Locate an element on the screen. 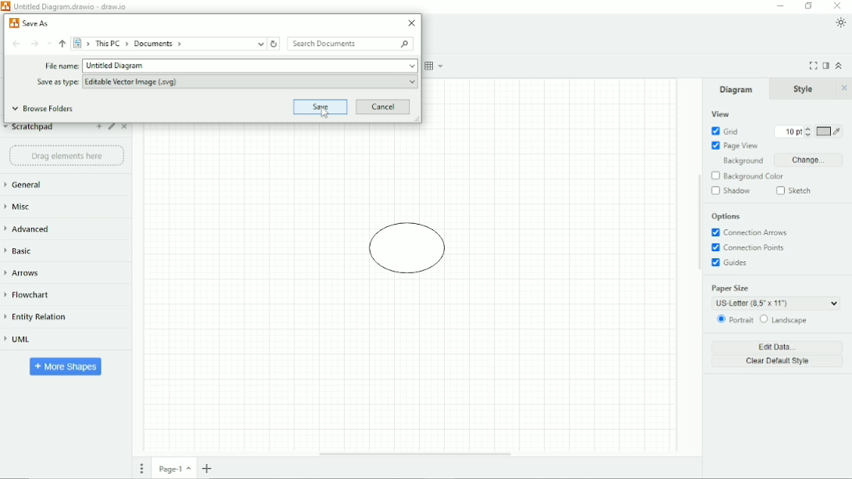  Table is located at coordinates (435, 66).